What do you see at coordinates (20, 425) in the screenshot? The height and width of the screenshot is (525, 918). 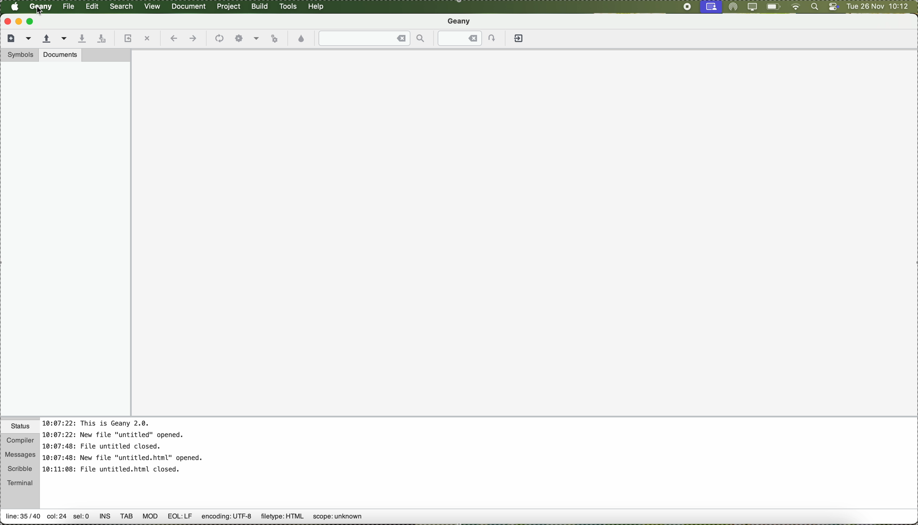 I see `status` at bounding box center [20, 425].